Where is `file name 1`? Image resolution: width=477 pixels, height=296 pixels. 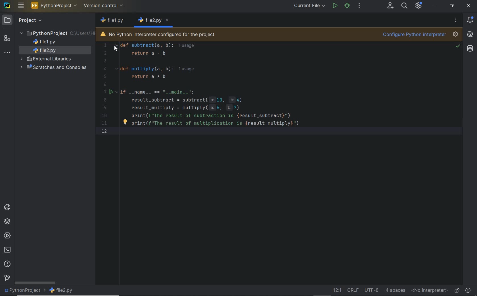
file name 1 is located at coordinates (149, 20).